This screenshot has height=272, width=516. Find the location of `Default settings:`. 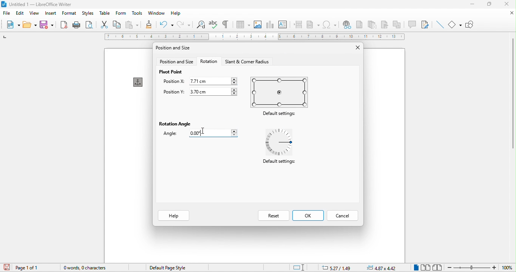

Default settings: is located at coordinates (278, 162).